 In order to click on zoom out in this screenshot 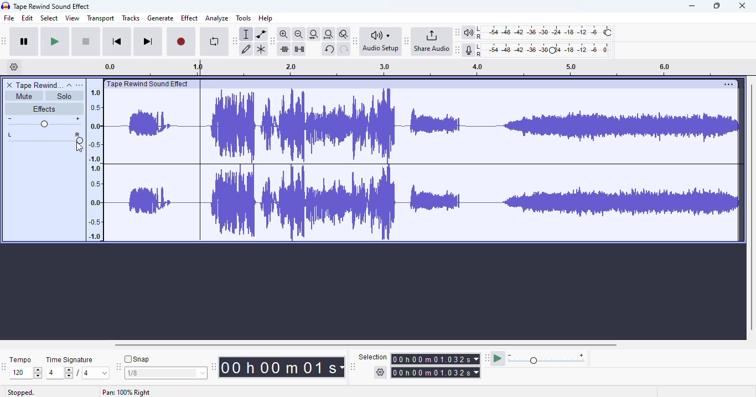, I will do `click(299, 34)`.